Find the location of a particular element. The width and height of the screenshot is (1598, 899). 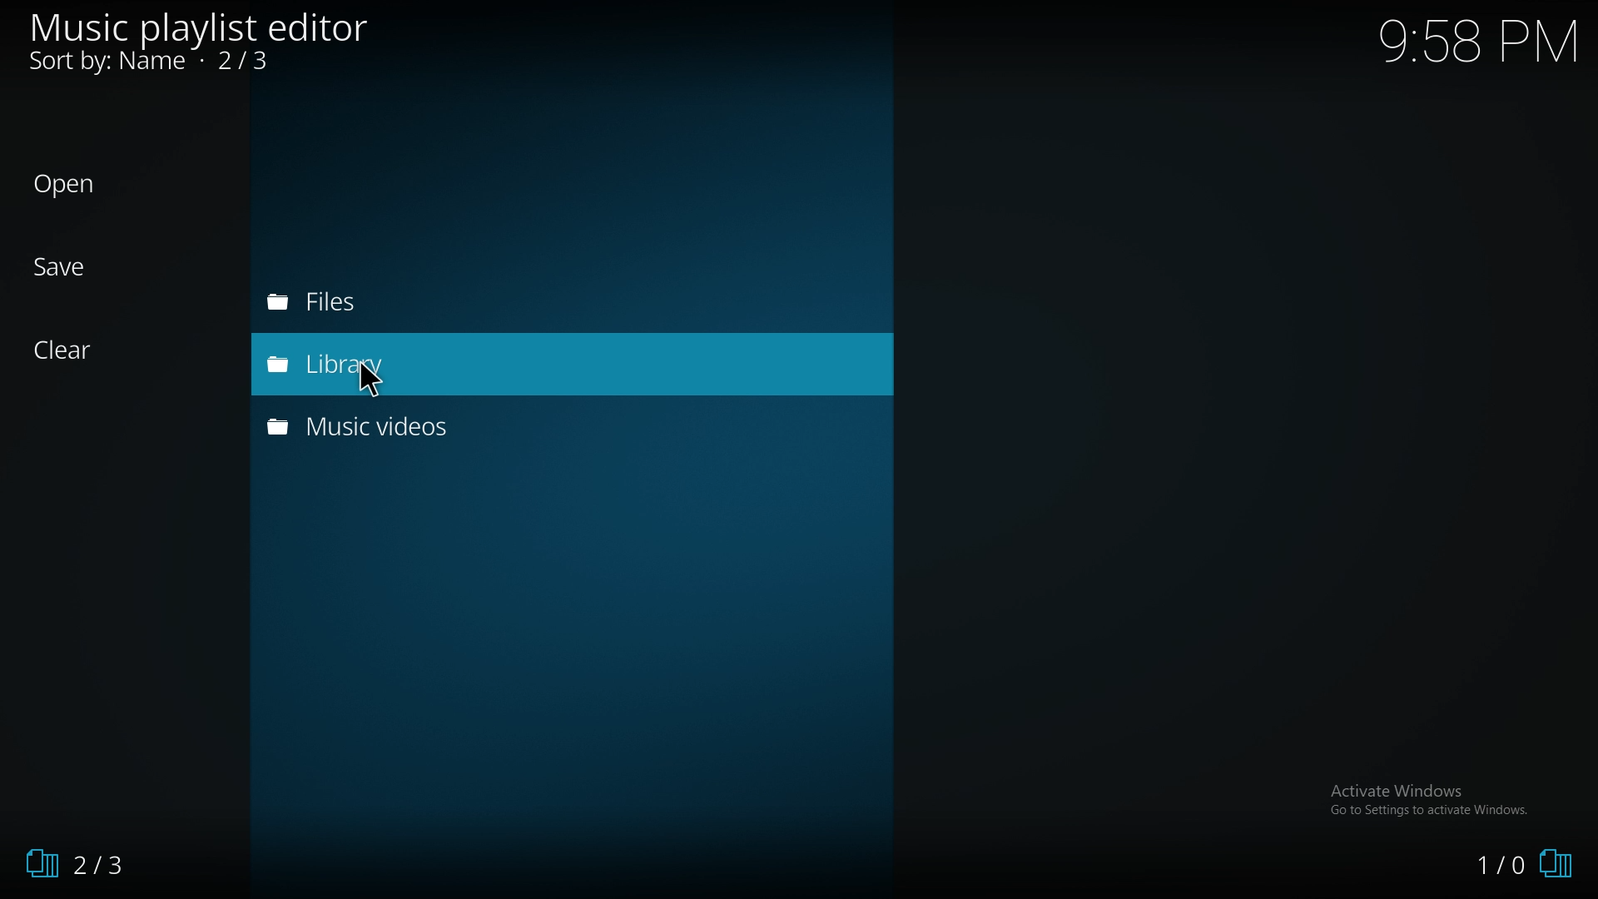

file count is located at coordinates (112, 867).